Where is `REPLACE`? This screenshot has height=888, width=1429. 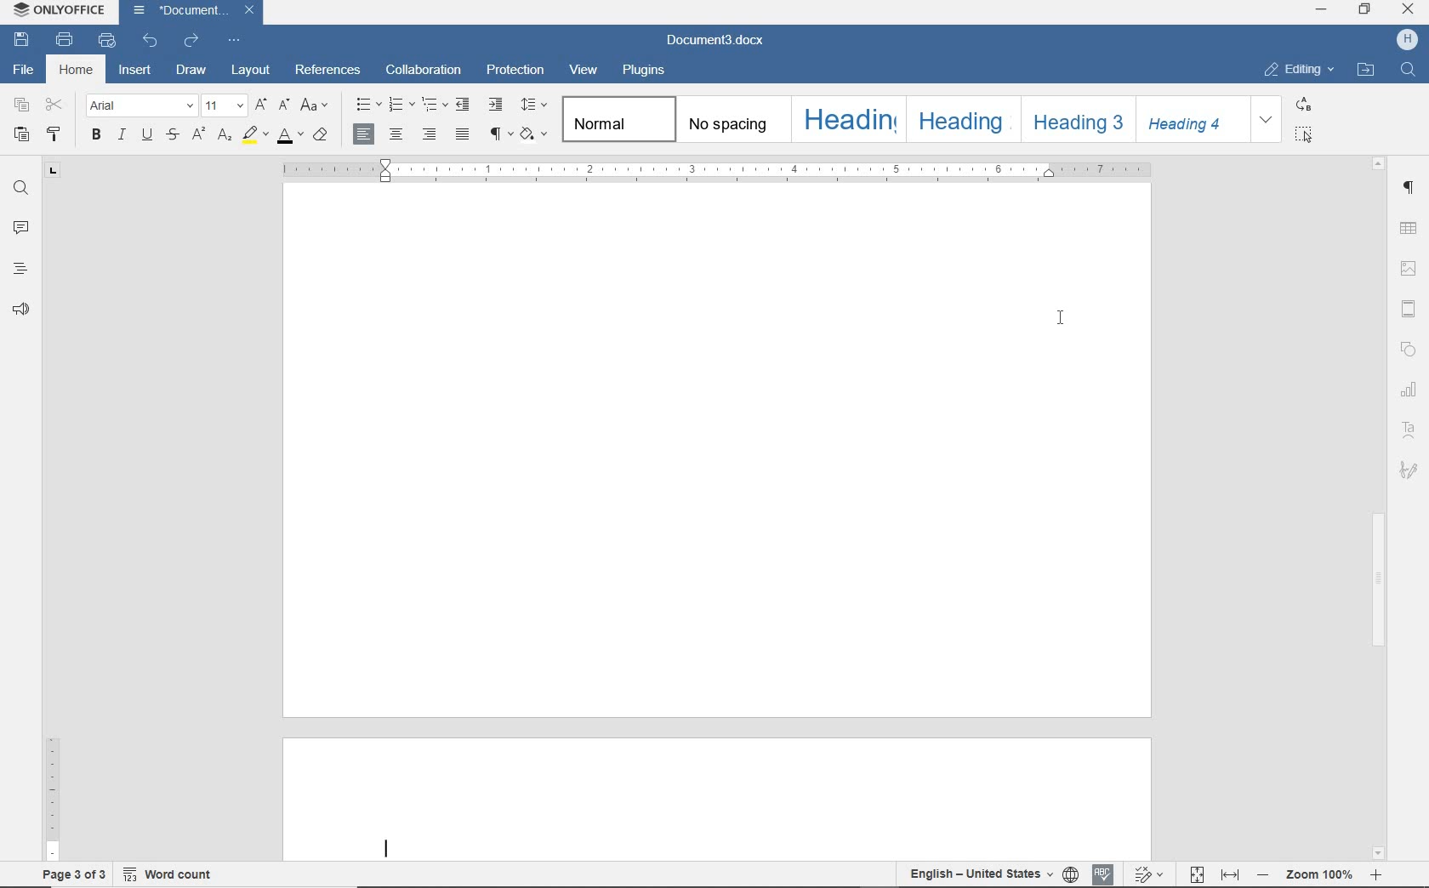 REPLACE is located at coordinates (1313, 104).